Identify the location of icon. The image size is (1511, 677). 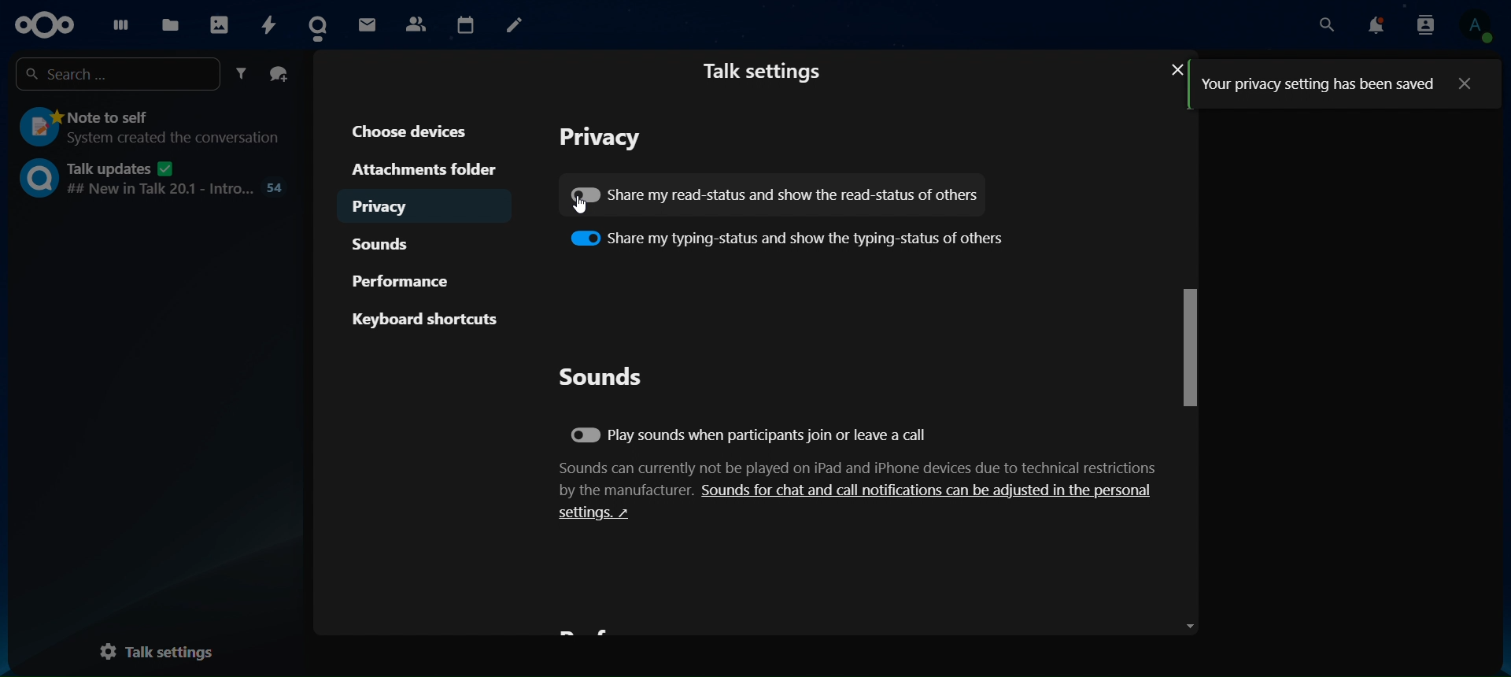
(42, 24).